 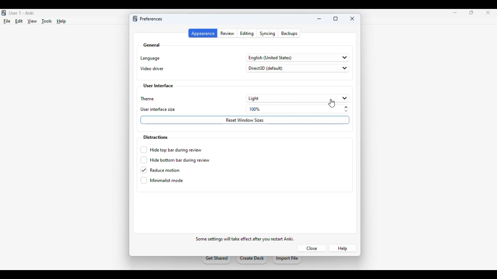 What do you see at coordinates (152, 69) in the screenshot?
I see `video driver` at bounding box center [152, 69].